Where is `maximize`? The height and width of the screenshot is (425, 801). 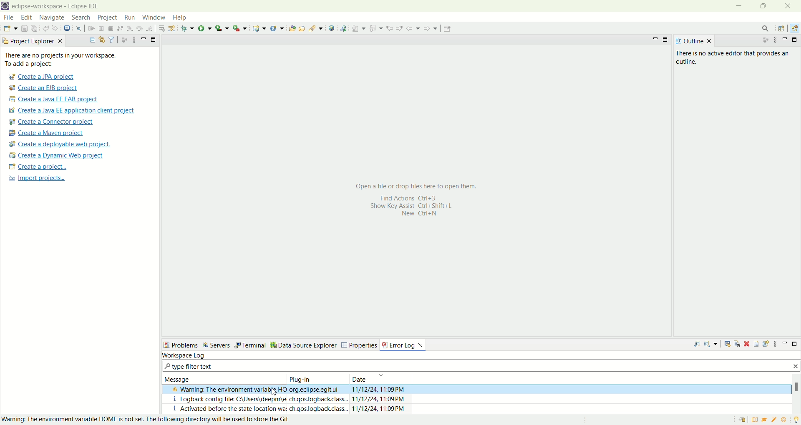
maximize is located at coordinates (795, 345).